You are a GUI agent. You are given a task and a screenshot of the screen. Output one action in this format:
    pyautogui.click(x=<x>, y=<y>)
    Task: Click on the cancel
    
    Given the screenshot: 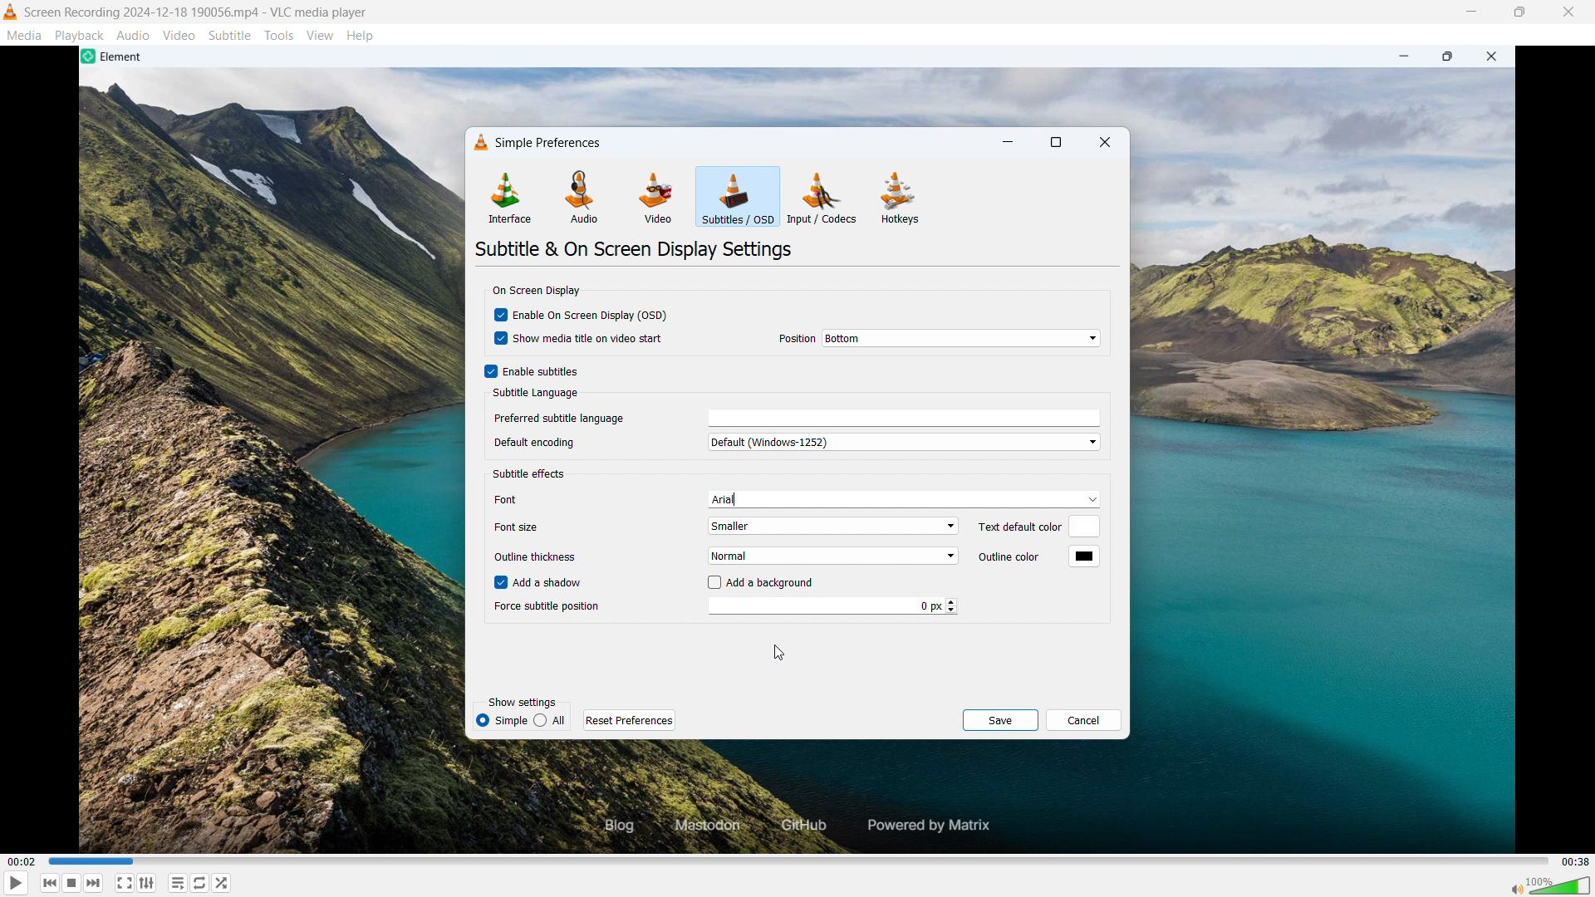 What is the action you would take?
    pyautogui.click(x=1085, y=720)
    